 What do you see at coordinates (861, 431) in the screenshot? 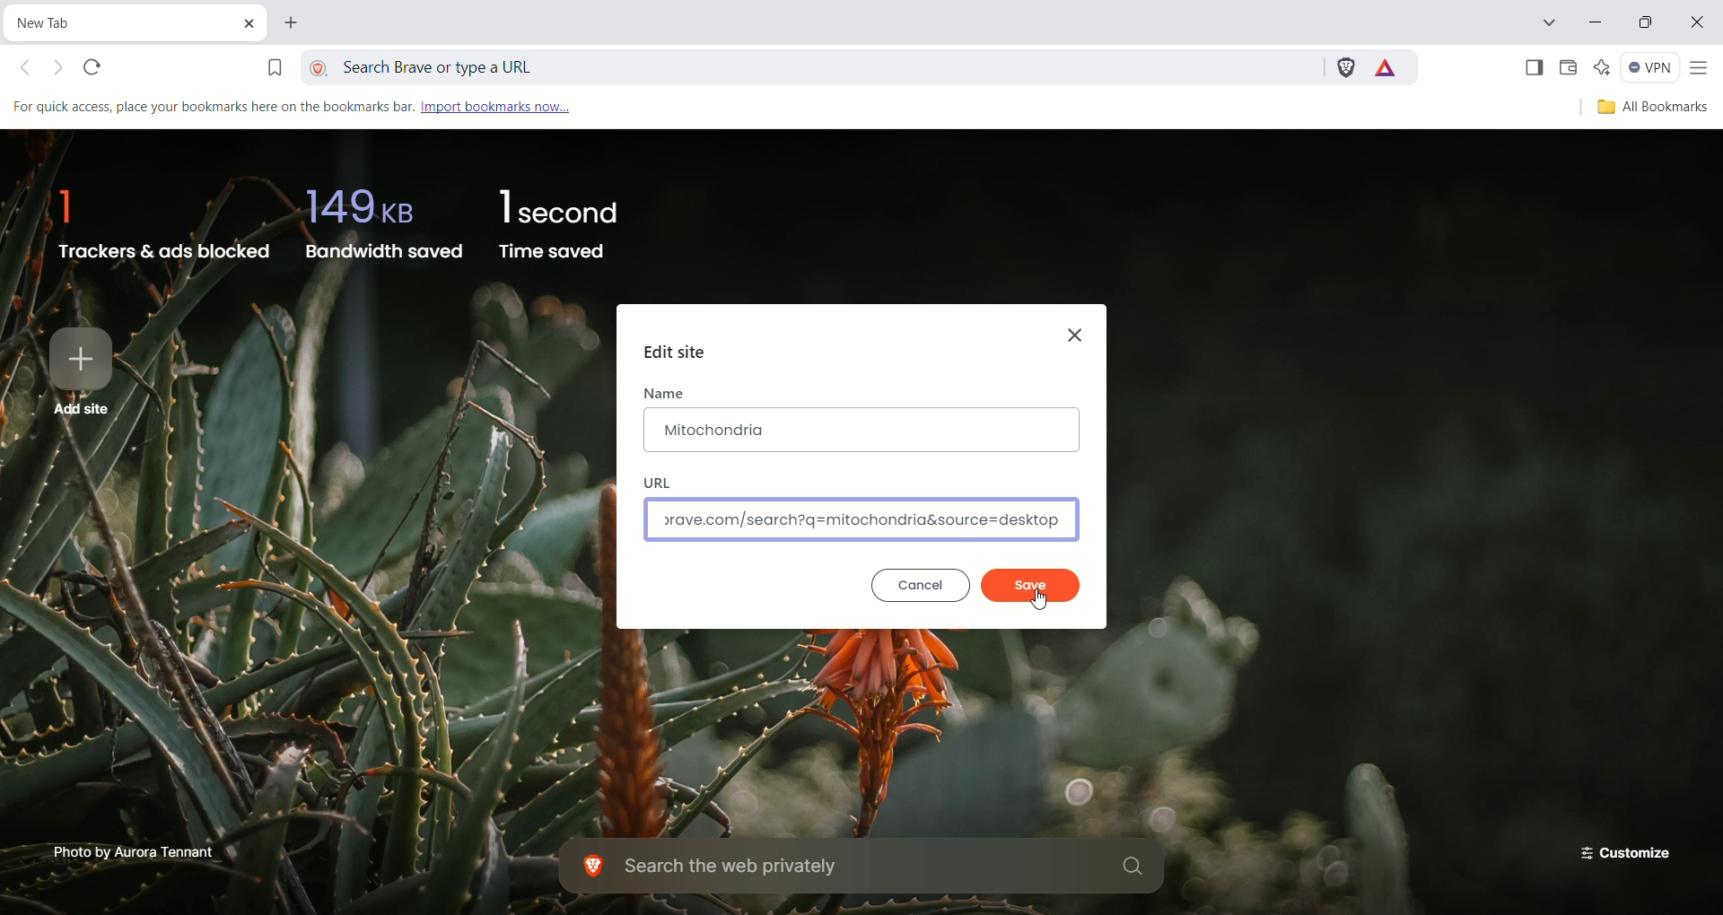
I see `mitochondria` at bounding box center [861, 431].